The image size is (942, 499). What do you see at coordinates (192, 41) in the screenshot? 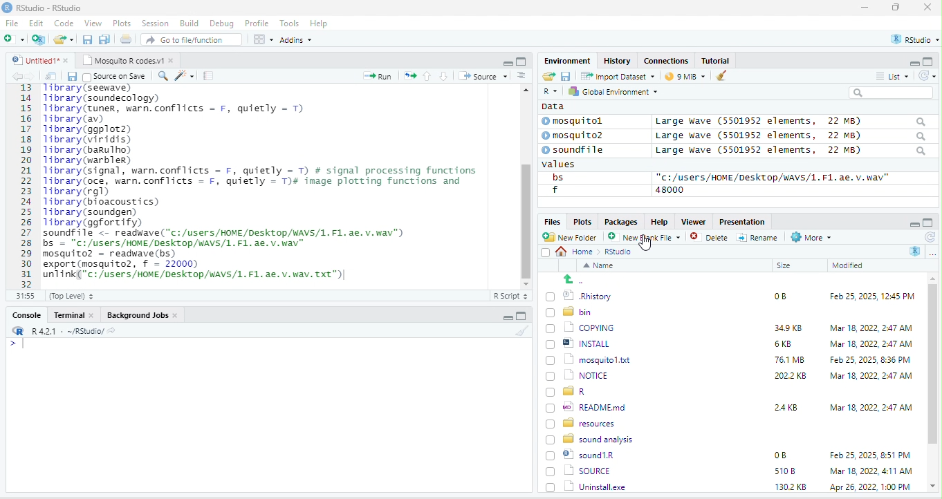
I see `” Go to file/function` at bounding box center [192, 41].